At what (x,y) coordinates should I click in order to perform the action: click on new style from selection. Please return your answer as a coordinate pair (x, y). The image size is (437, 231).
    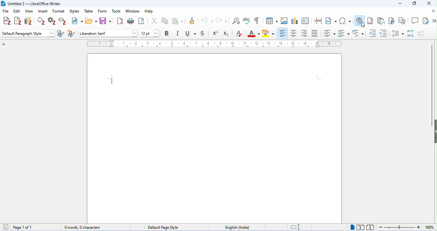
    Looking at the image, I should click on (71, 33).